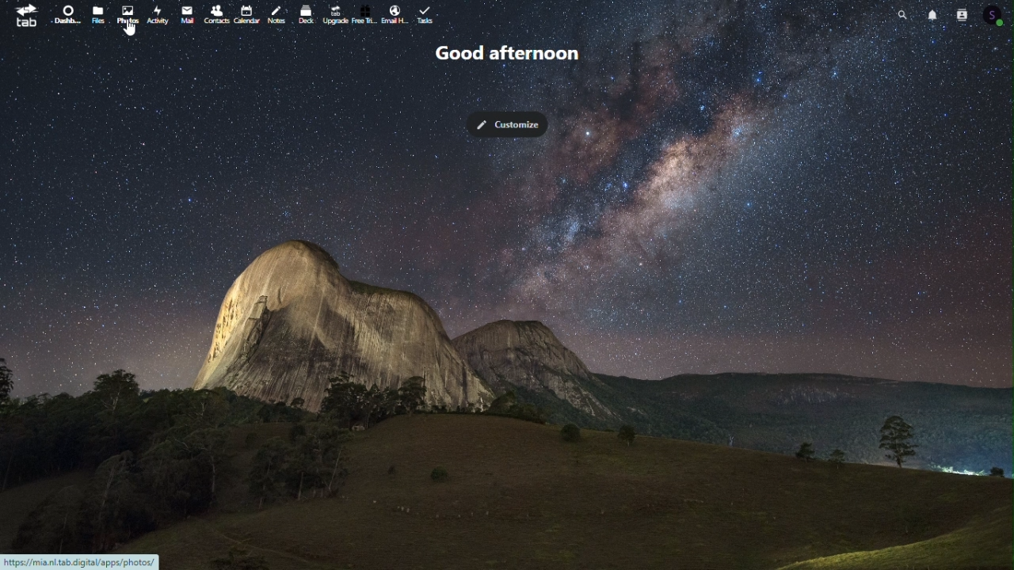 The image size is (1014, 570). What do you see at coordinates (21, 17) in the screenshot?
I see `tab` at bounding box center [21, 17].